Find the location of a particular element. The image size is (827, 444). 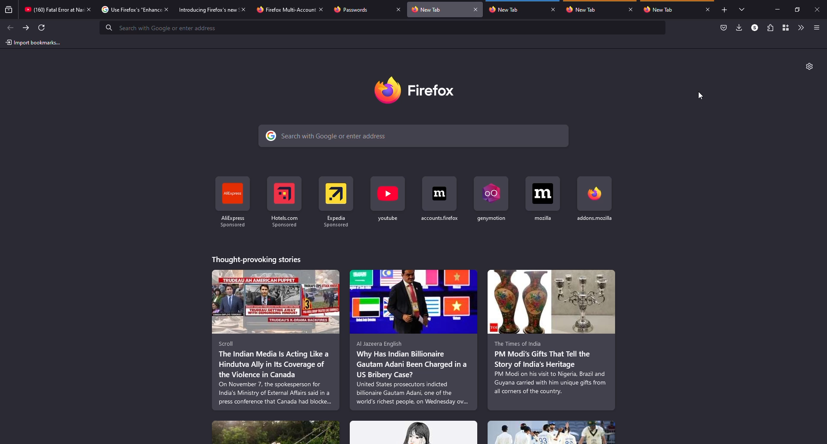

scroll bar is located at coordinates (824, 111).